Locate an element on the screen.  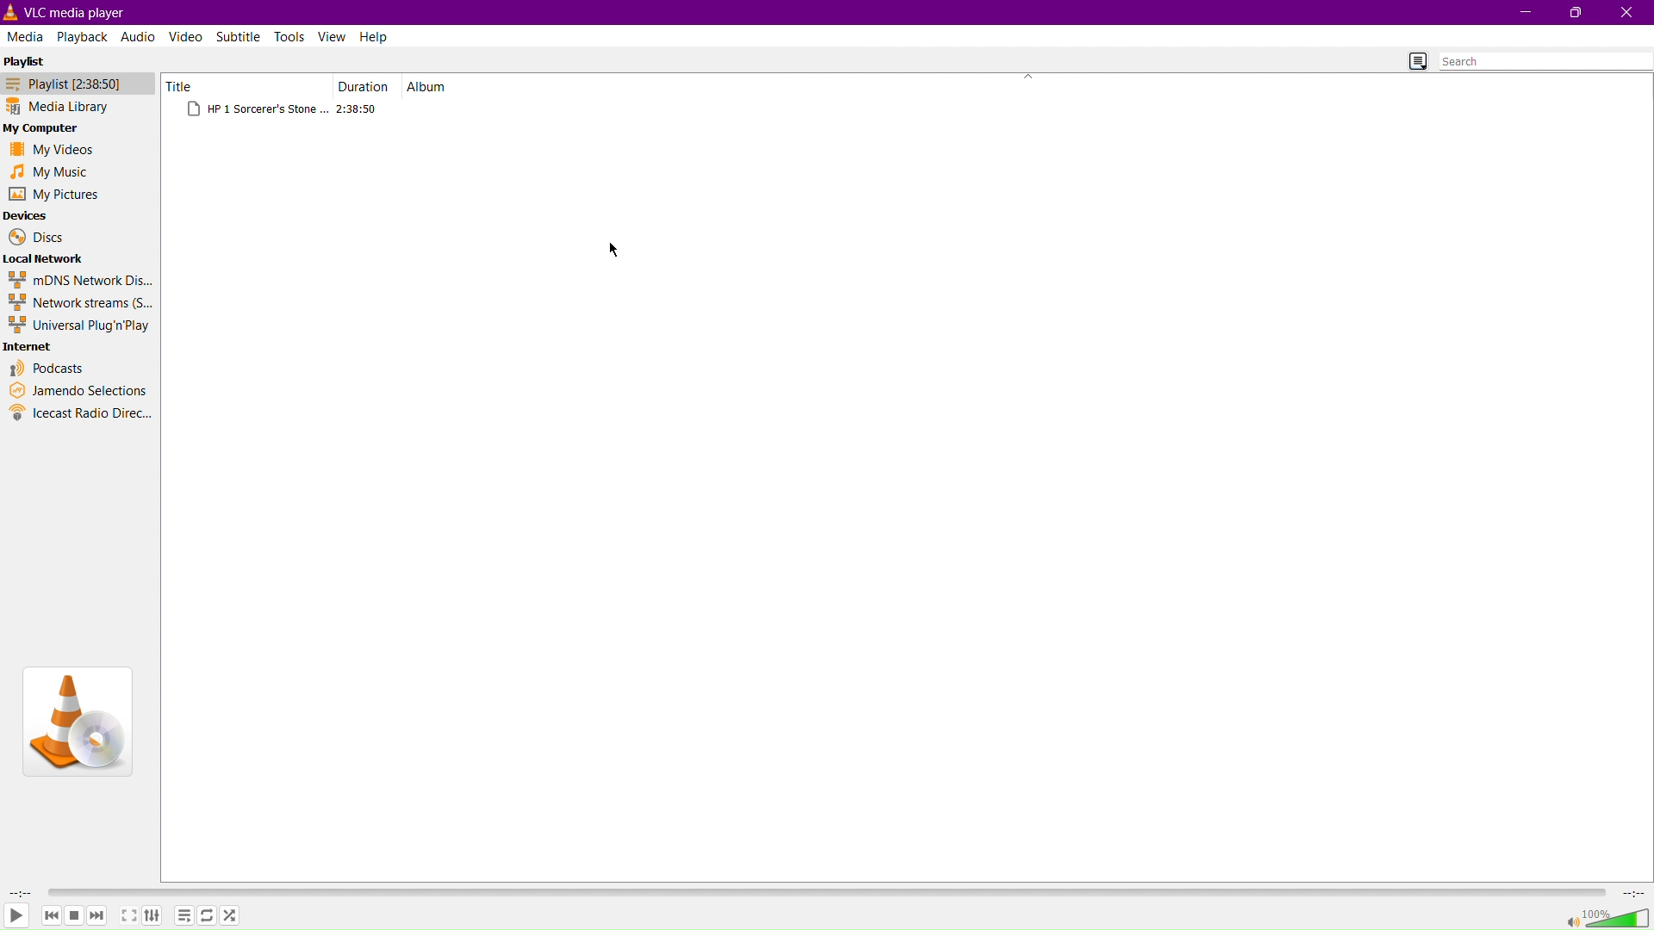
Stop is located at coordinates (75, 915).